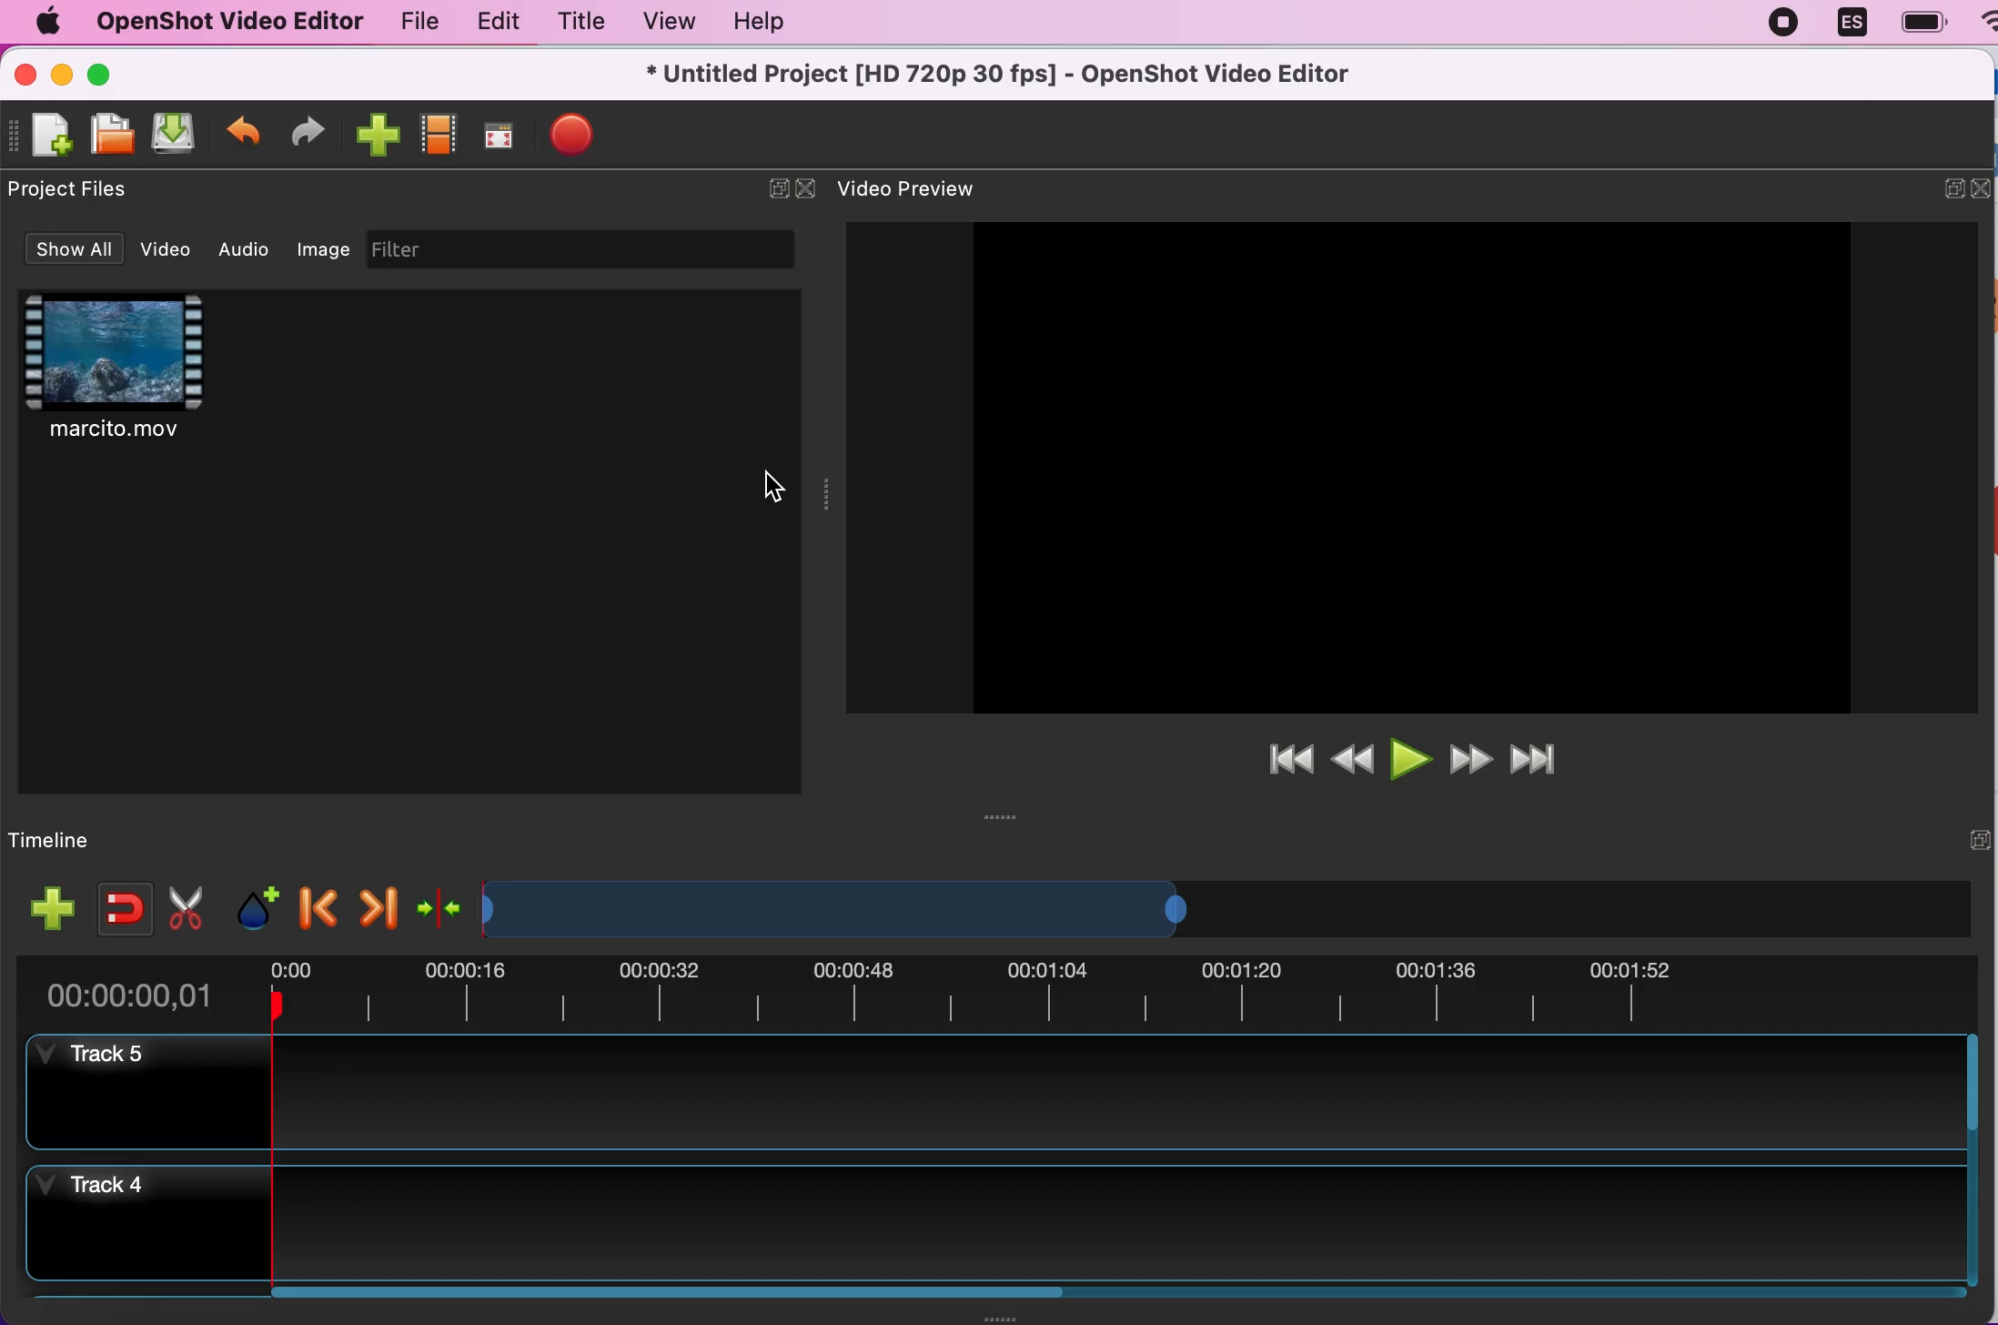 The height and width of the screenshot is (1325, 1998). What do you see at coordinates (71, 250) in the screenshot?
I see `show all` at bounding box center [71, 250].